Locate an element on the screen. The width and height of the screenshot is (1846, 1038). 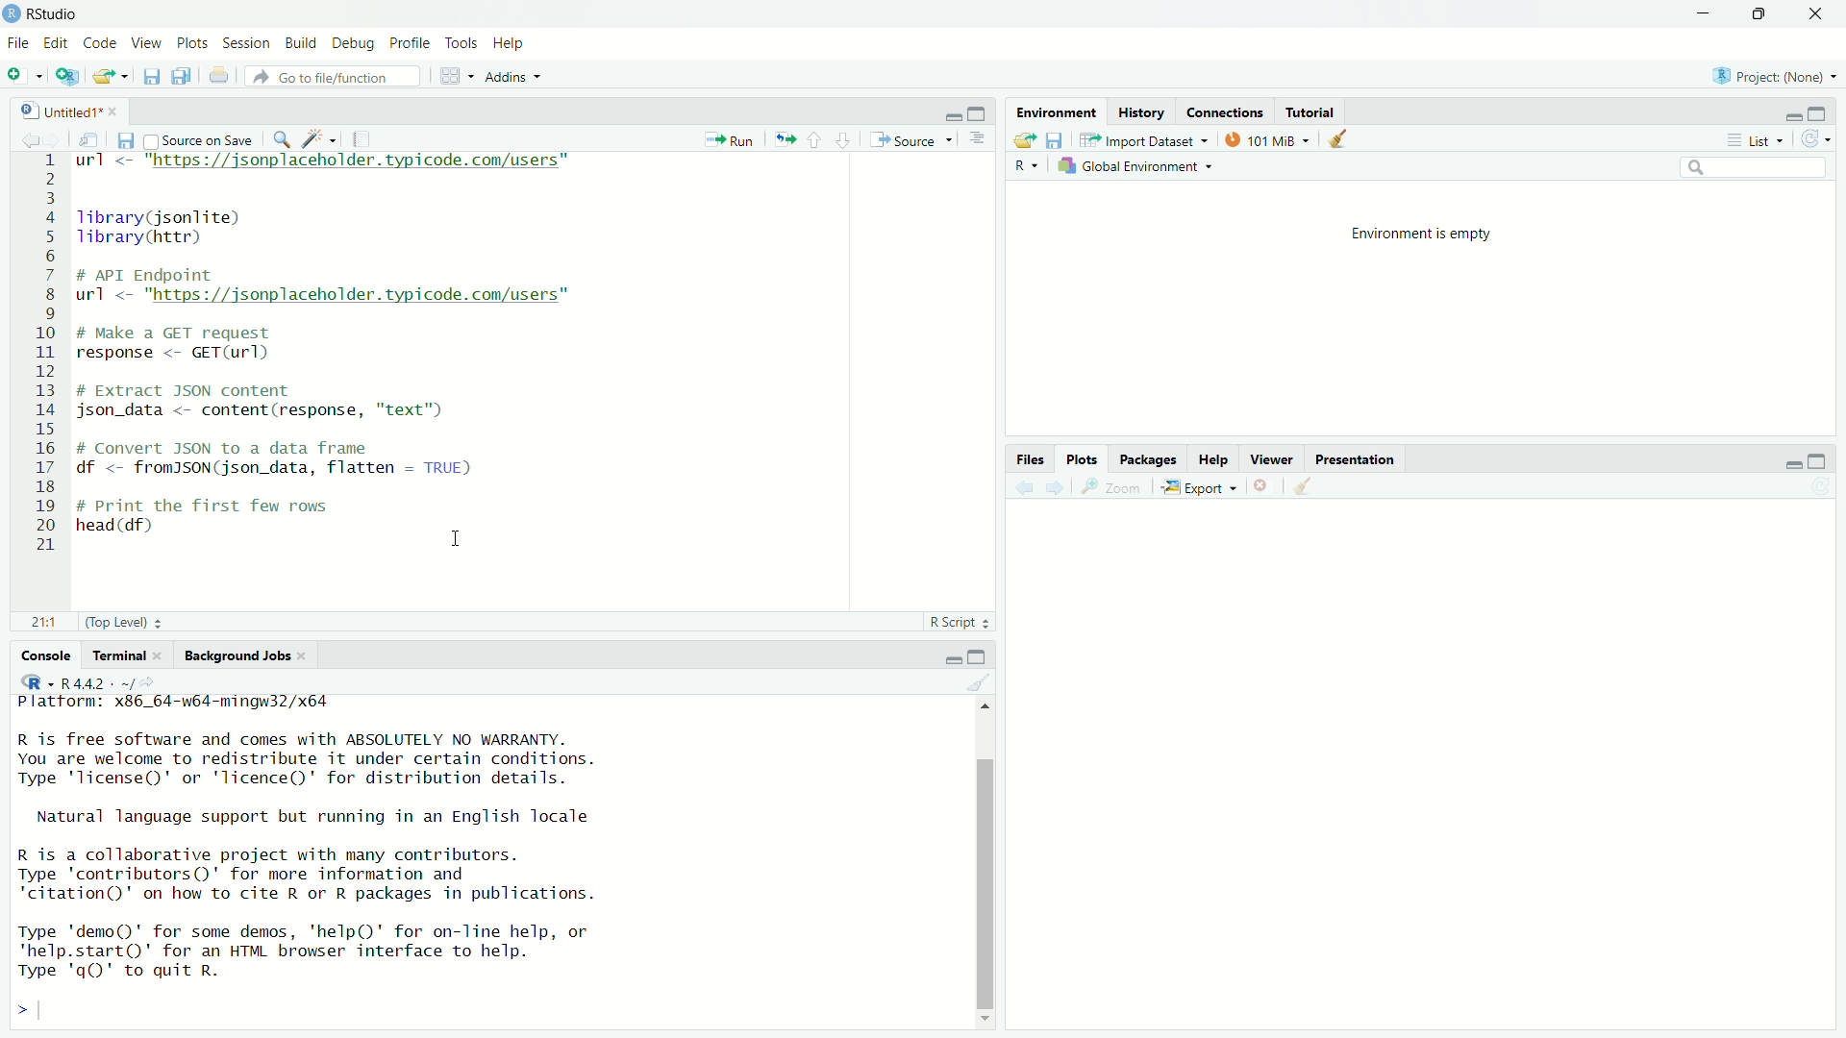
Connections is located at coordinates (1224, 112).